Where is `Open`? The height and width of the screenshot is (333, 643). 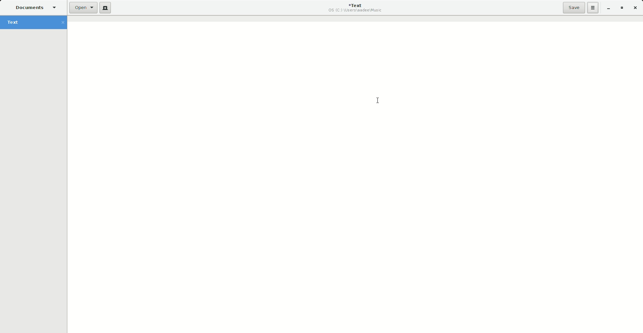 Open is located at coordinates (83, 8).